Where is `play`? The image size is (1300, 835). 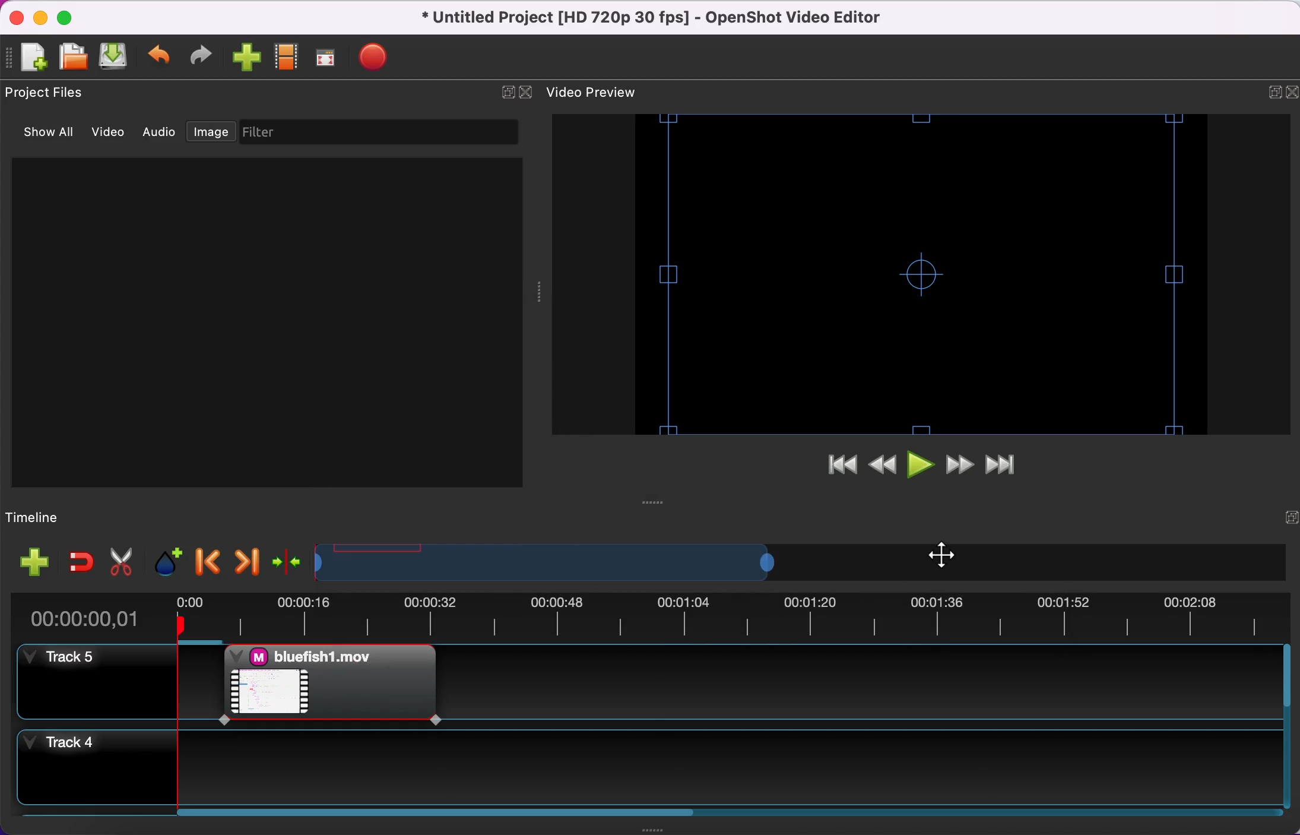 play is located at coordinates (919, 466).